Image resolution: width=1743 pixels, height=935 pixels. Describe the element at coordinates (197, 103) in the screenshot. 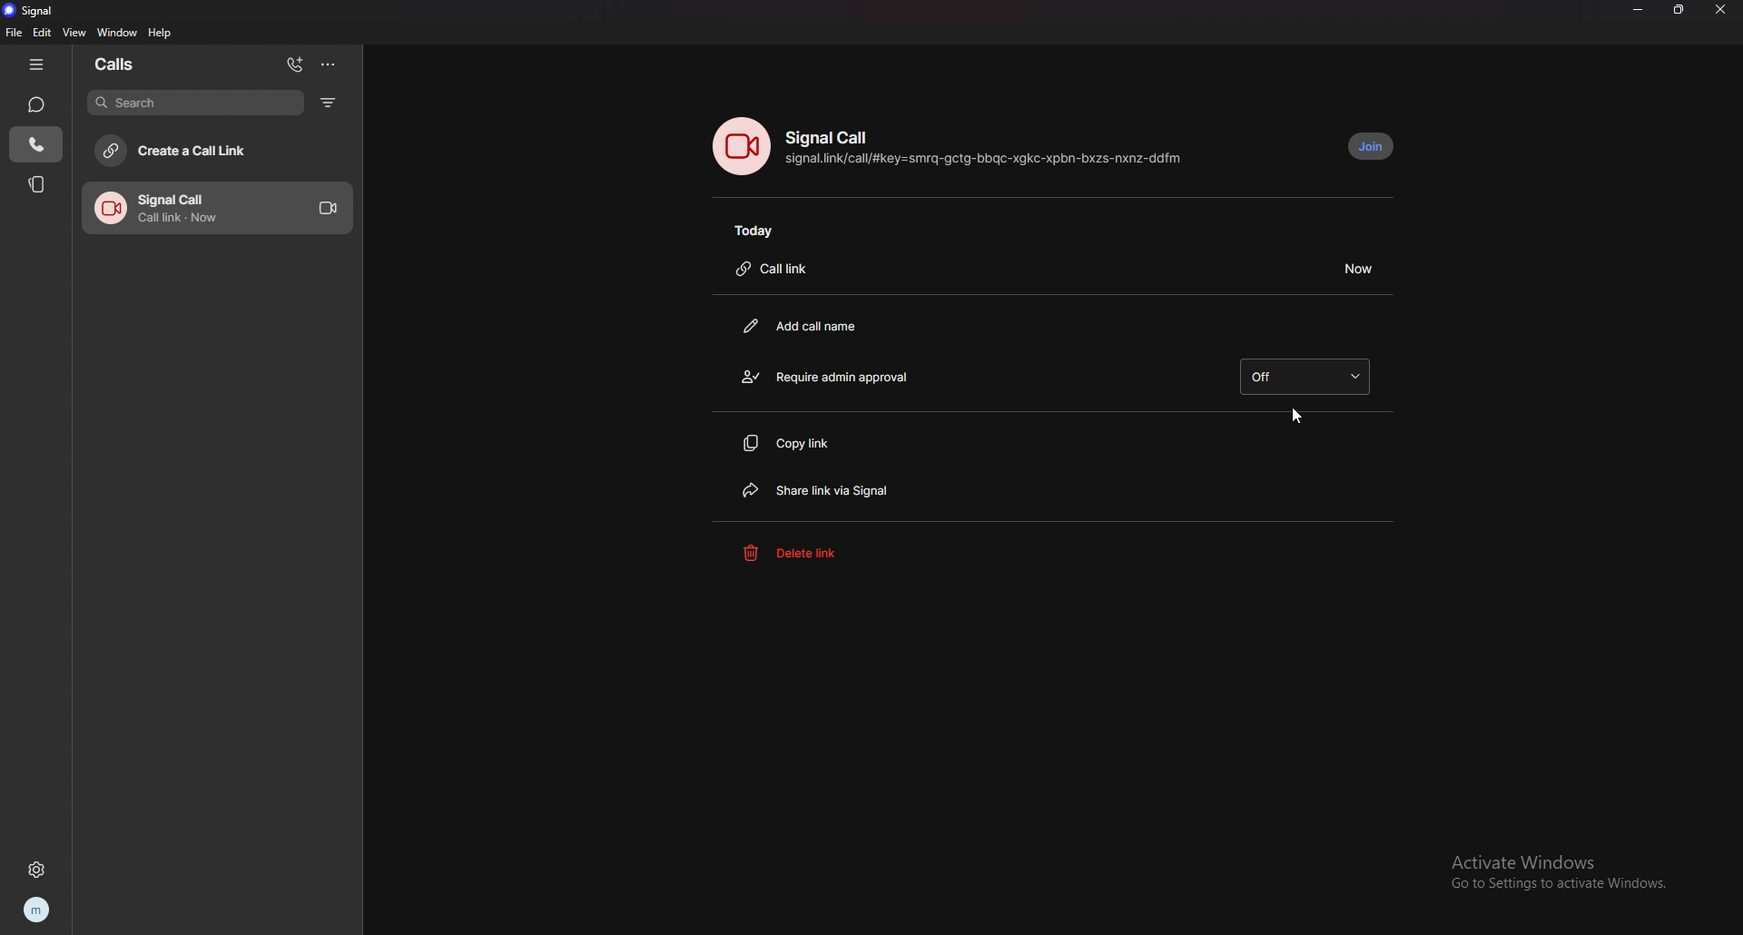

I see `search` at that location.